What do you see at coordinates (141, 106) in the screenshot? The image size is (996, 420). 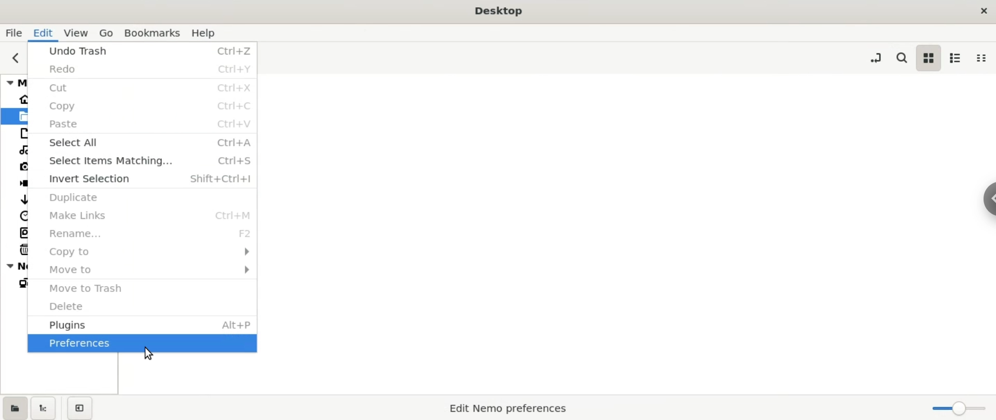 I see `copy` at bounding box center [141, 106].